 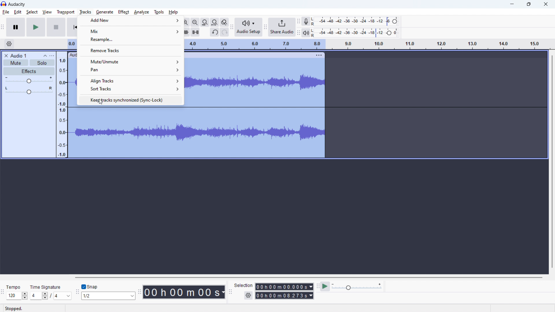 What do you see at coordinates (131, 100) in the screenshot?
I see `keep tracks synchronized (sync-lock)` at bounding box center [131, 100].